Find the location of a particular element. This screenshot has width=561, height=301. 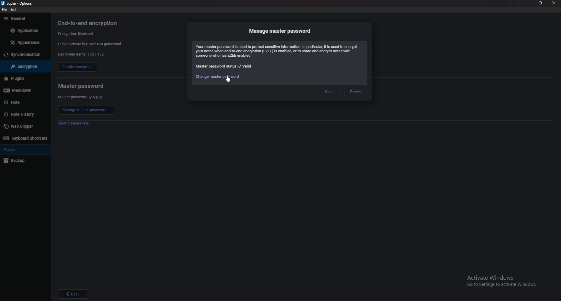

application is located at coordinates (24, 30).